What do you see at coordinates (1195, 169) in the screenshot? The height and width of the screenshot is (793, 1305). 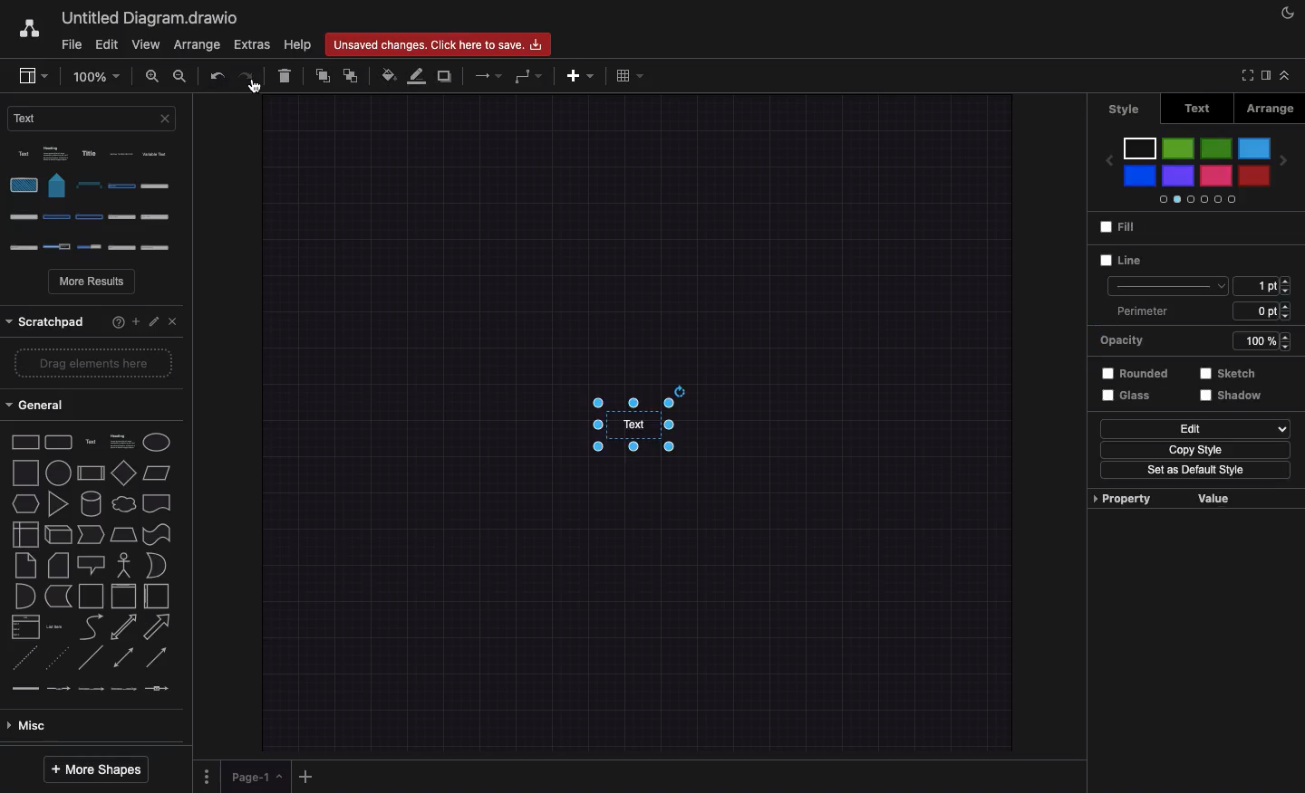 I see `Colors` at bounding box center [1195, 169].